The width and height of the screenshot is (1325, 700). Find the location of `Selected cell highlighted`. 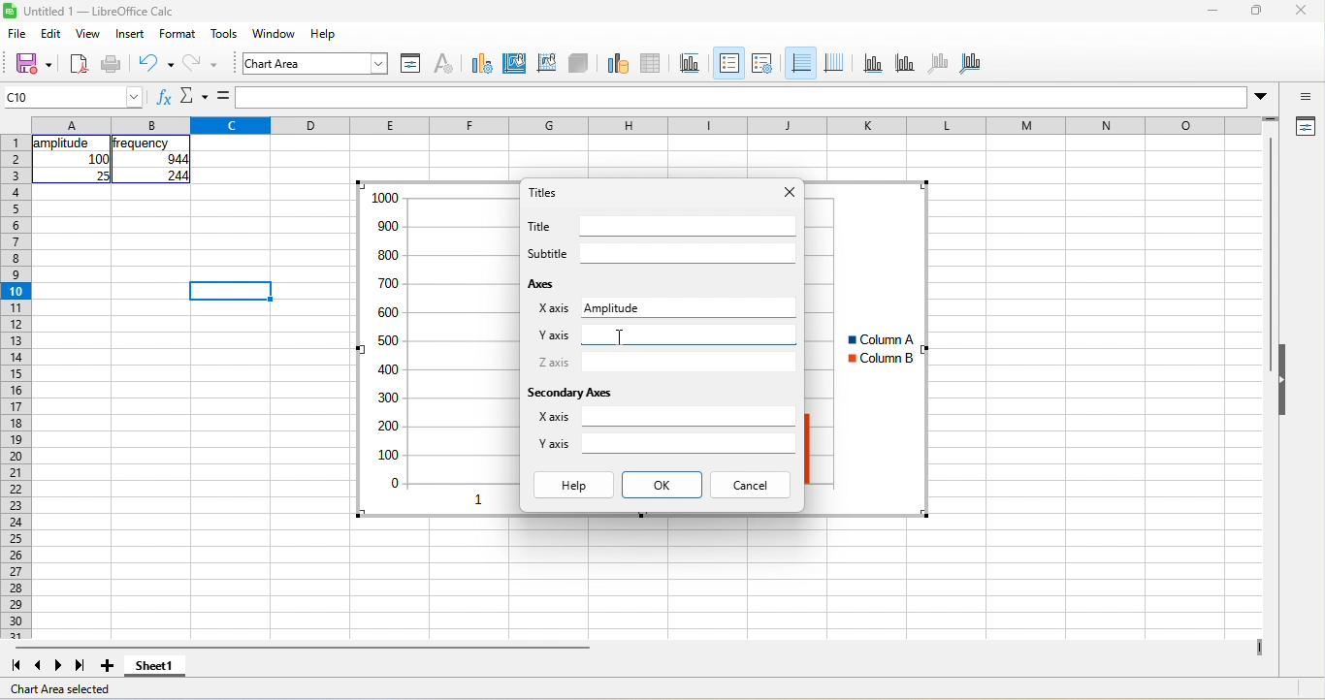

Selected cell highlighted is located at coordinates (230, 291).